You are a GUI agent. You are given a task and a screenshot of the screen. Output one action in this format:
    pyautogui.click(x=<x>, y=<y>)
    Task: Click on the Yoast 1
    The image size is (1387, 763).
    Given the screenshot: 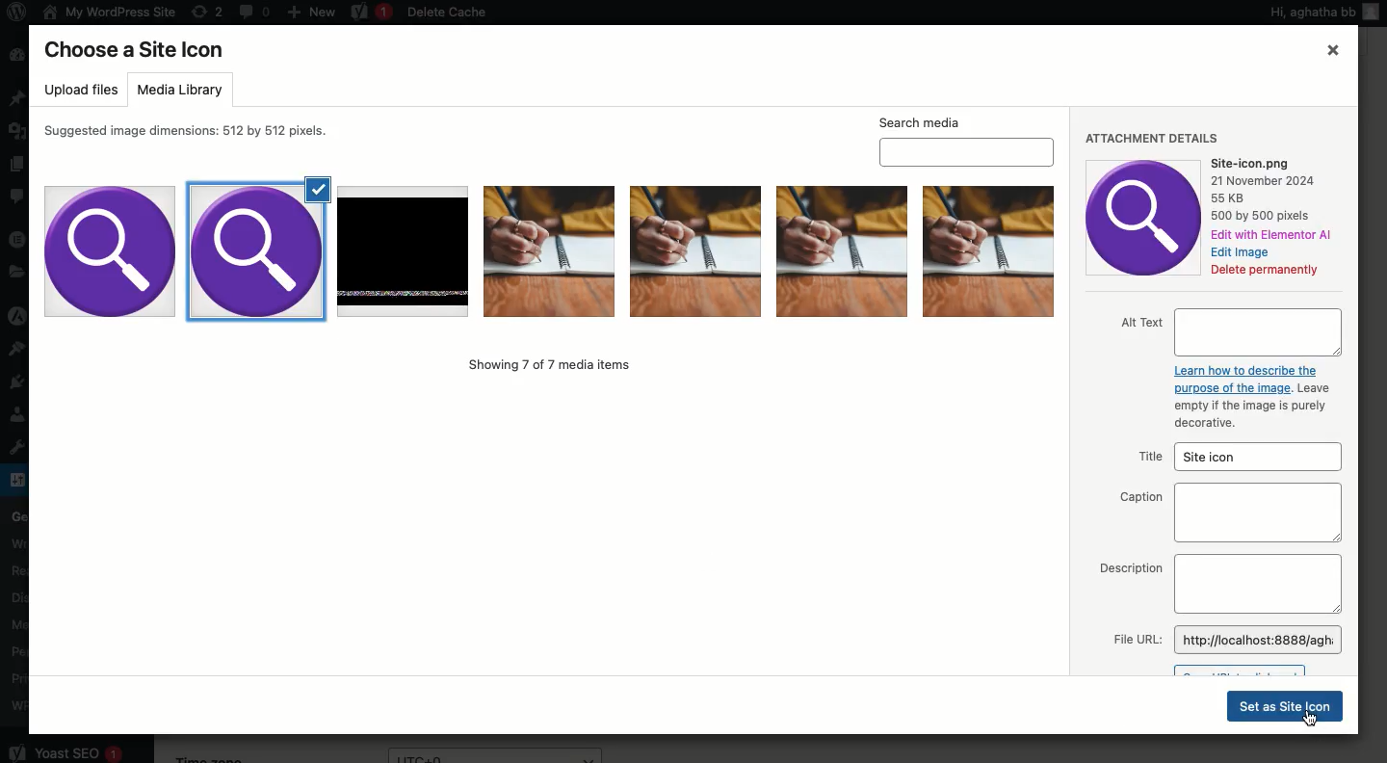 What is the action you would take?
    pyautogui.click(x=369, y=13)
    